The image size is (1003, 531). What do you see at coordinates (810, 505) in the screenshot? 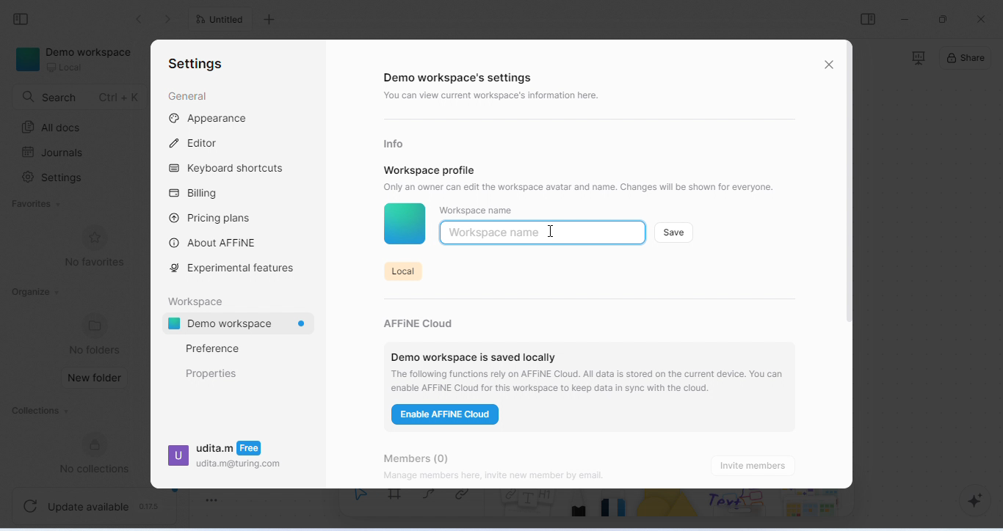
I see `arrows and more` at bounding box center [810, 505].